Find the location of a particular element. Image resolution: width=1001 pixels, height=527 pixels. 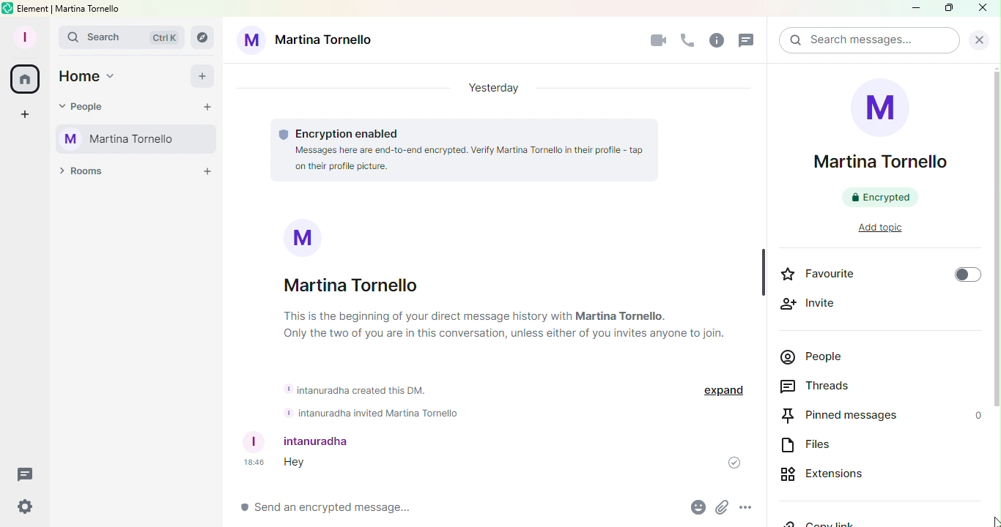

Files is located at coordinates (819, 442).